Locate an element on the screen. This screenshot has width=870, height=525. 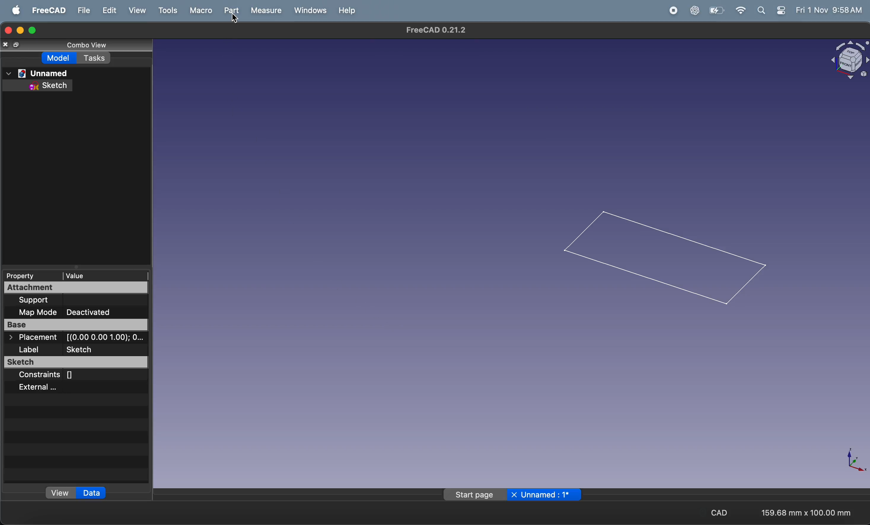
constraints is located at coordinates (53, 375).